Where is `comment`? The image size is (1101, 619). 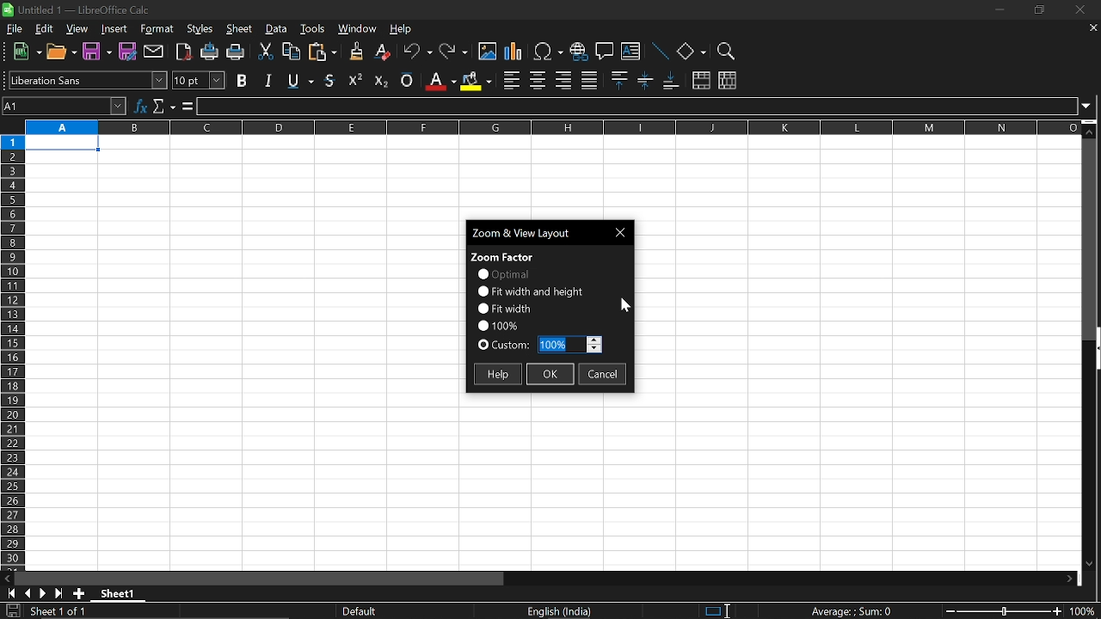
comment is located at coordinates (605, 53).